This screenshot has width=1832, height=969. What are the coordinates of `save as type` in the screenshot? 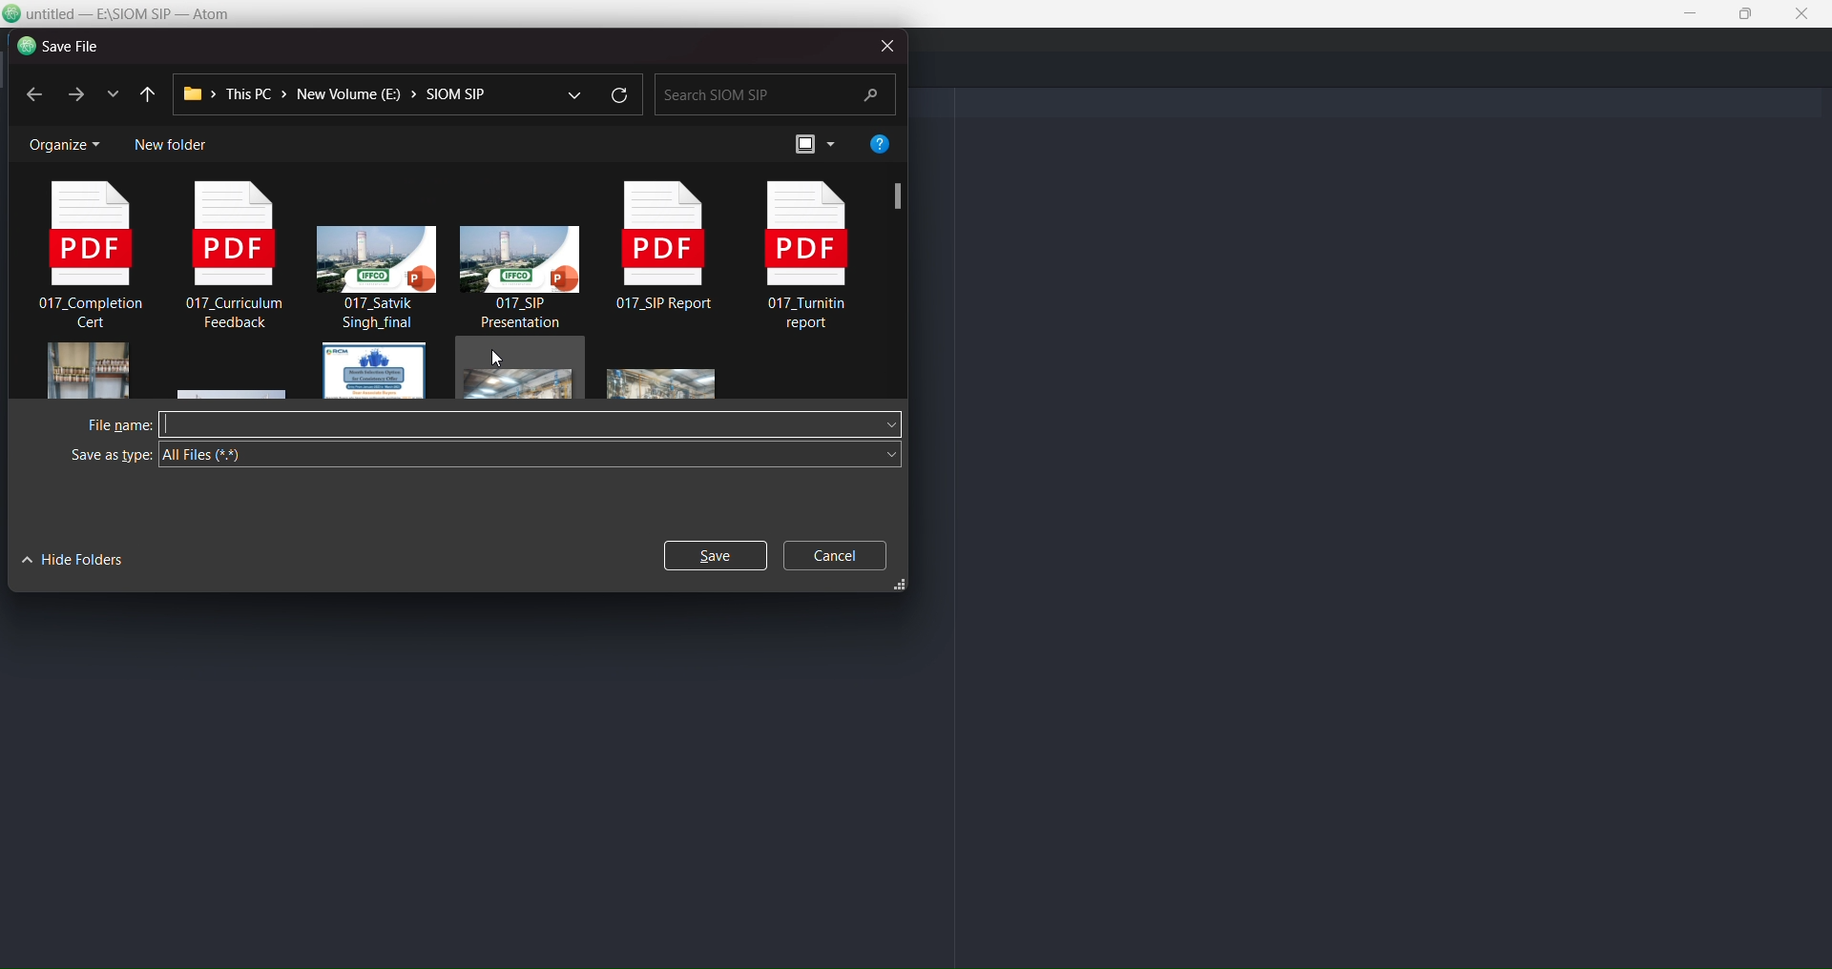 It's located at (888, 456).